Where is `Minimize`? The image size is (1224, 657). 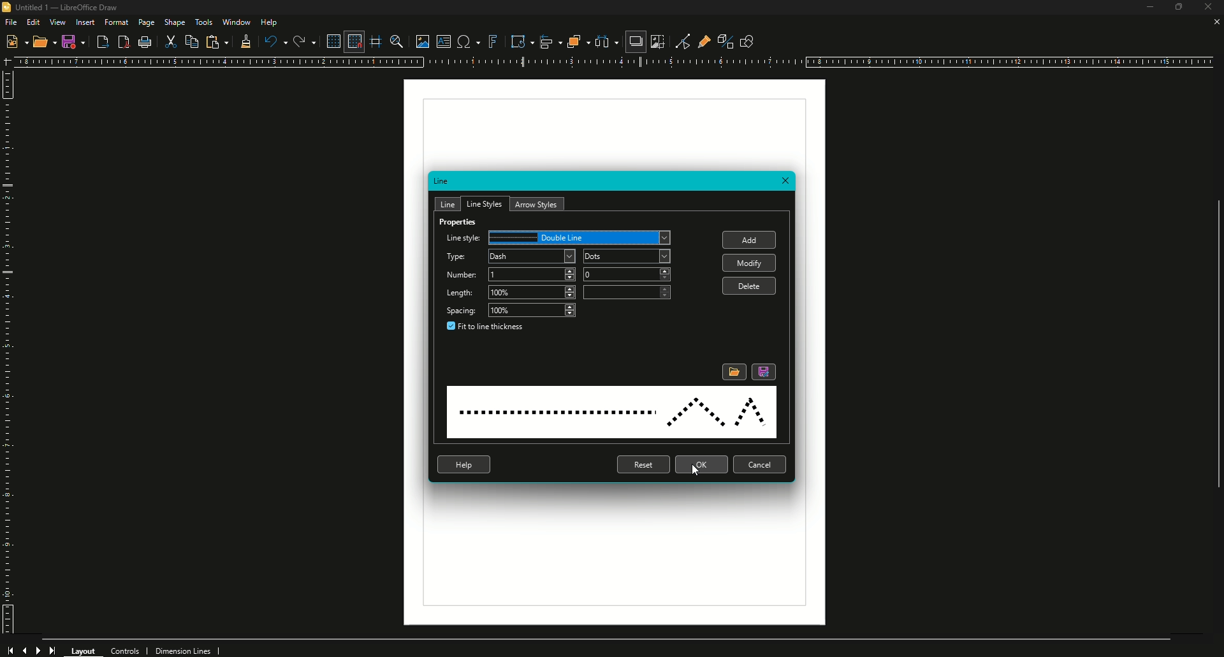 Minimize is located at coordinates (1144, 9).